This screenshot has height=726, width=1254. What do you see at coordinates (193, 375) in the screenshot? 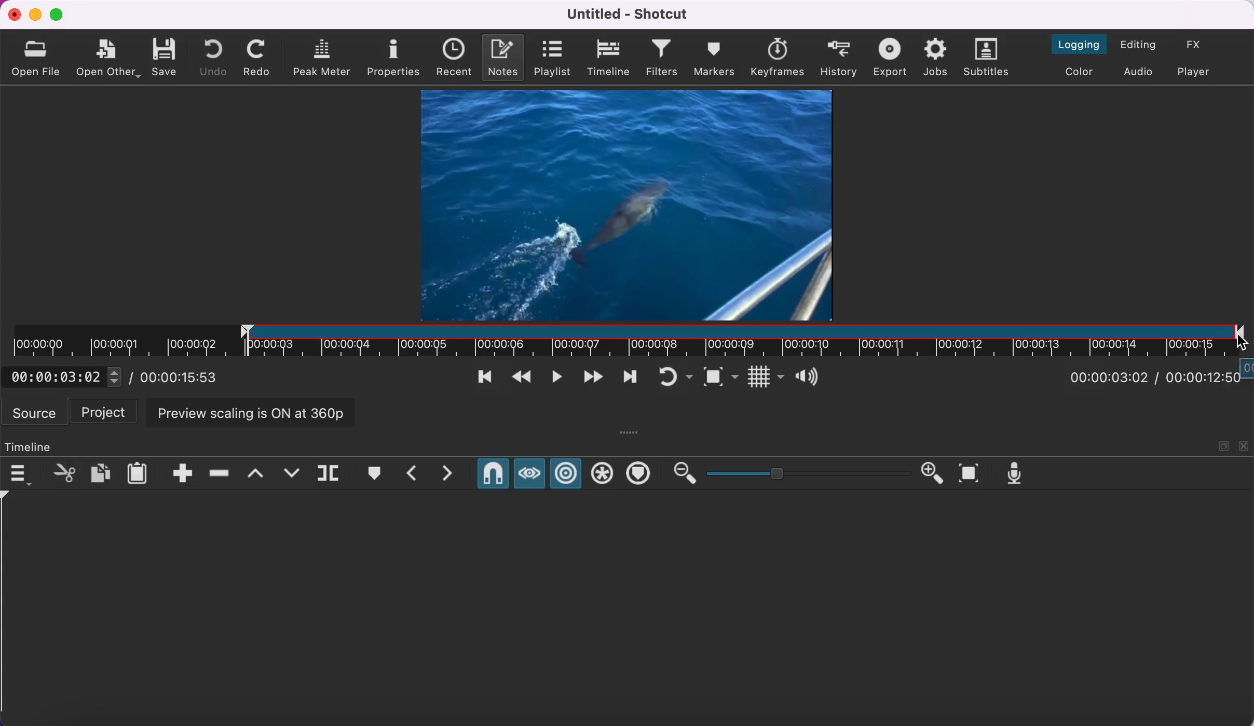
I see `total duration` at bounding box center [193, 375].